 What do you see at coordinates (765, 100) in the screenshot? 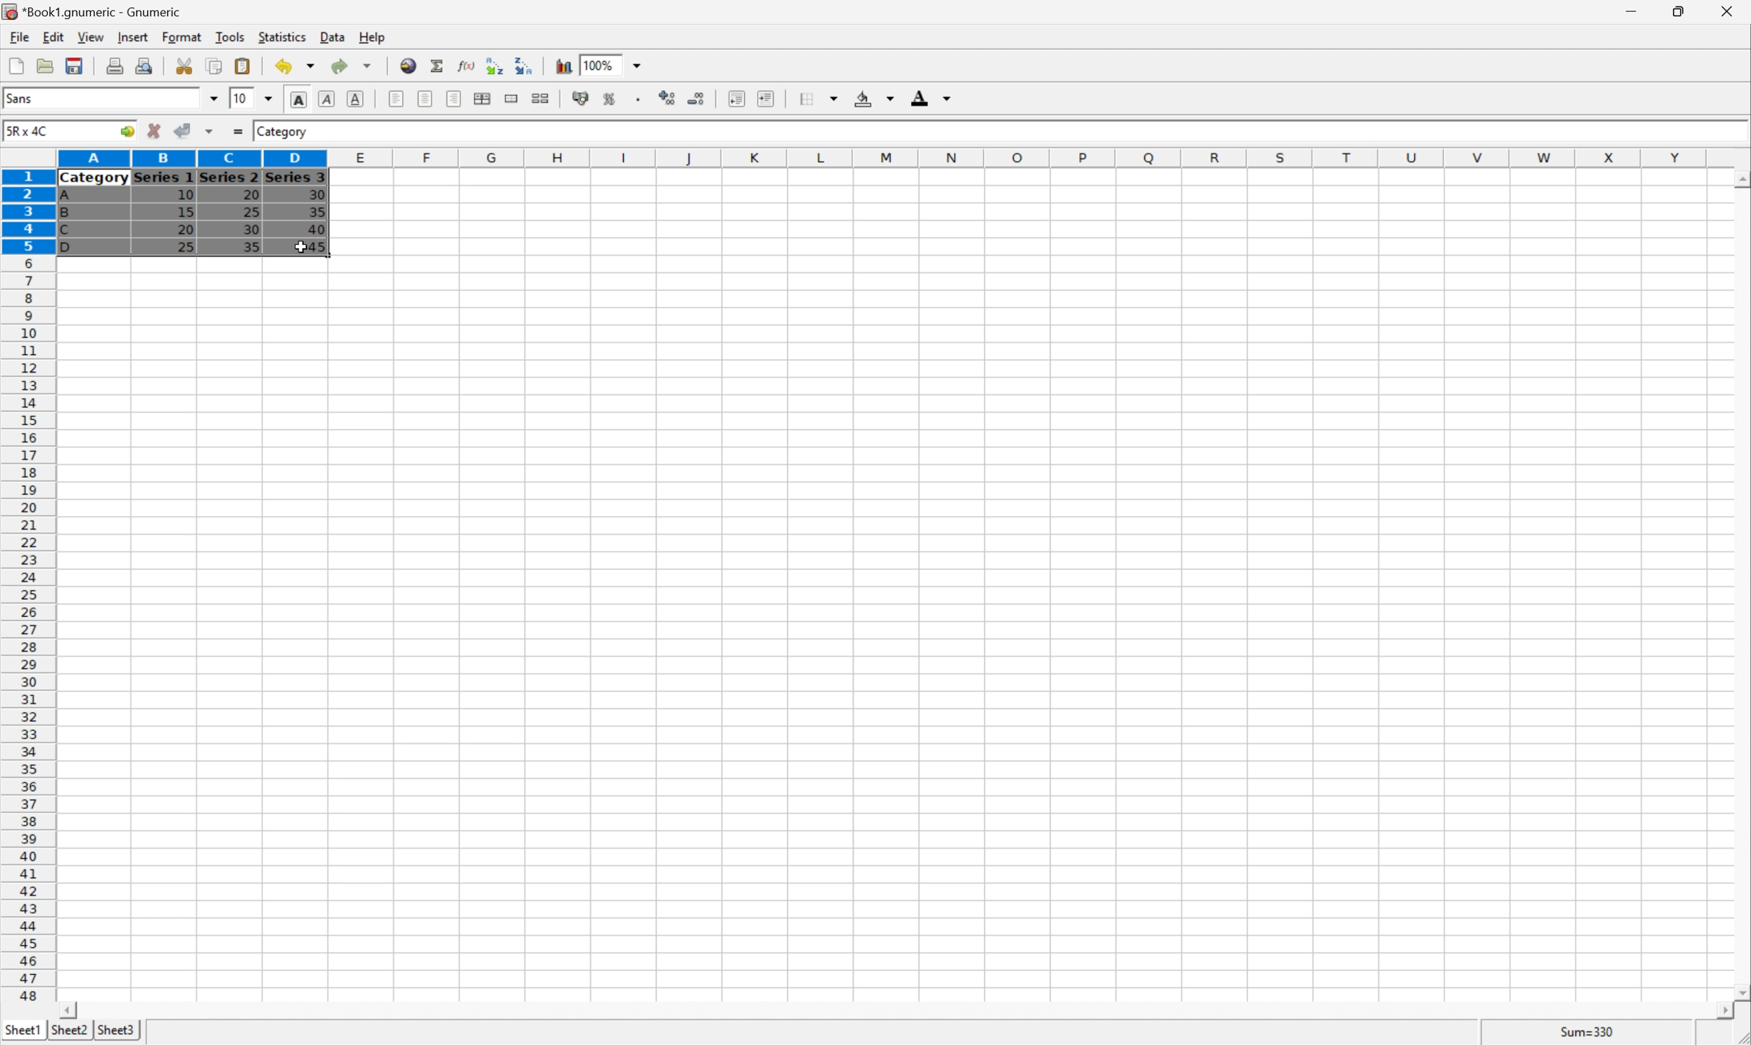
I see `Increase indent, and align the contents to the left` at bounding box center [765, 100].